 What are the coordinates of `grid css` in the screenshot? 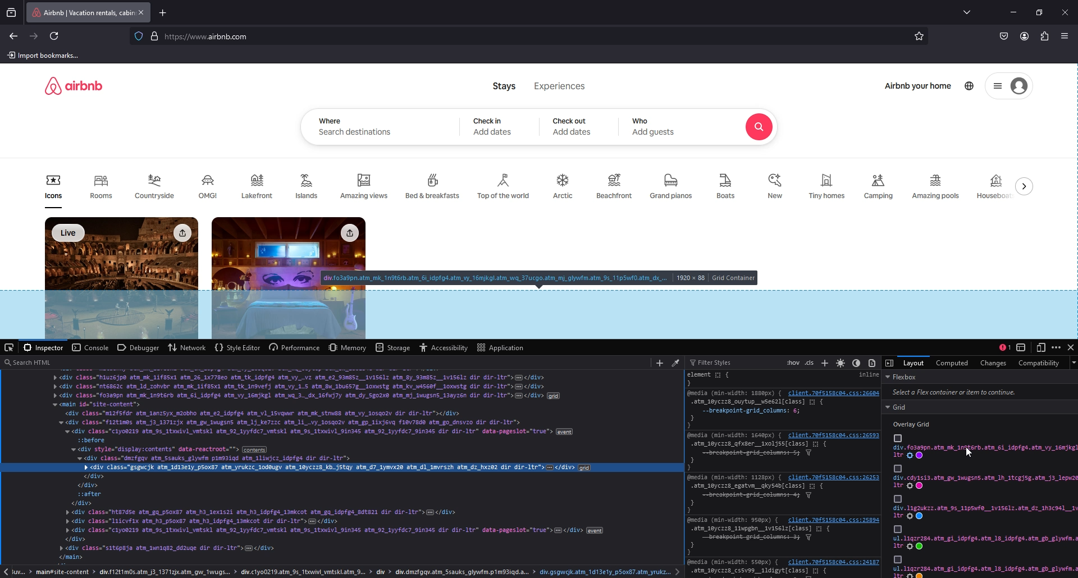 It's located at (986, 571).